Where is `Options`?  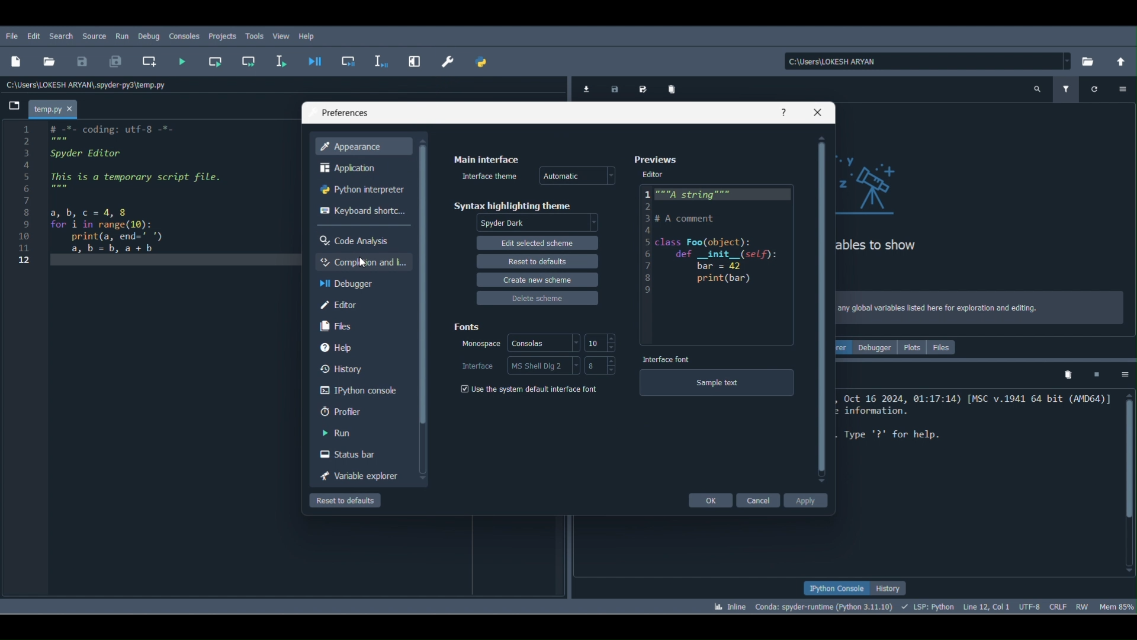 Options is located at coordinates (1122, 87).